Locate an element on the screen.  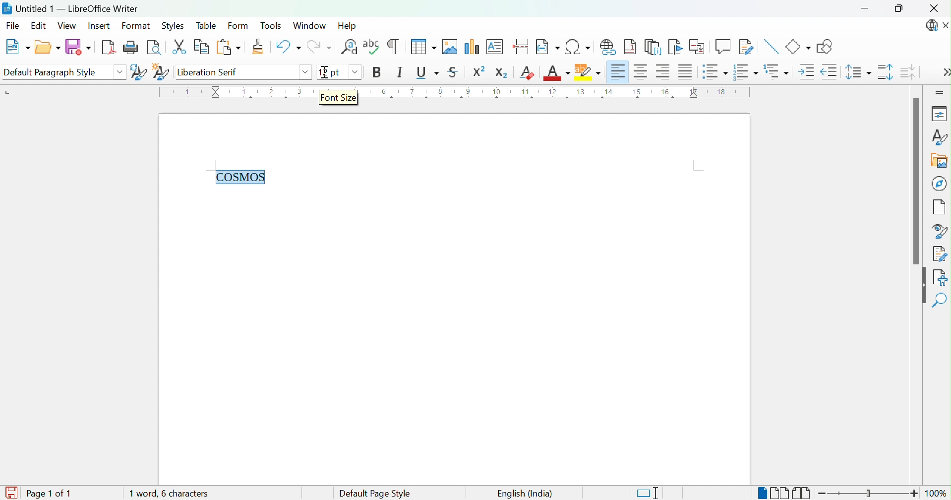
New Style from Selection is located at coordinates (161, 71).